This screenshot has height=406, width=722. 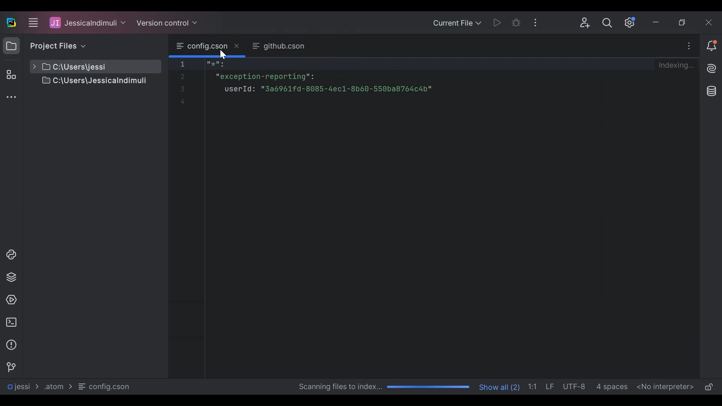 What do you see at coordinates (689, 46) in the screenshot?
I see `More` at bounding box center [689, 46].